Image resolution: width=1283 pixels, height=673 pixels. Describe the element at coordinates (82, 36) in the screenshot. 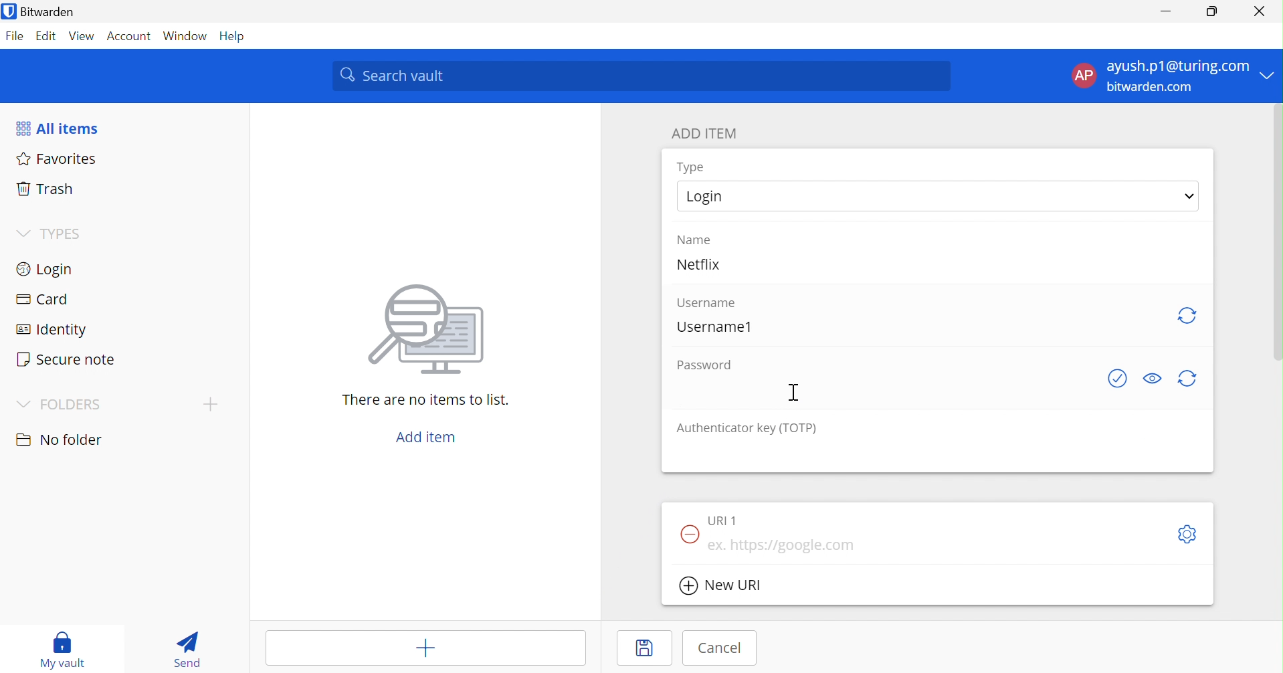

I see `View` at that location.